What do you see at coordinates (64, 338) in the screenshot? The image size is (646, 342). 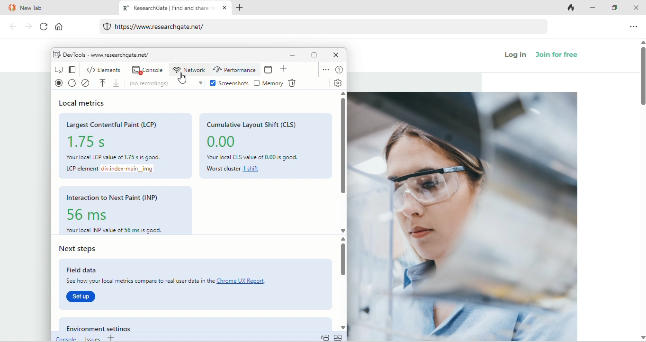 I see `console` at bounding box center [64, 338].